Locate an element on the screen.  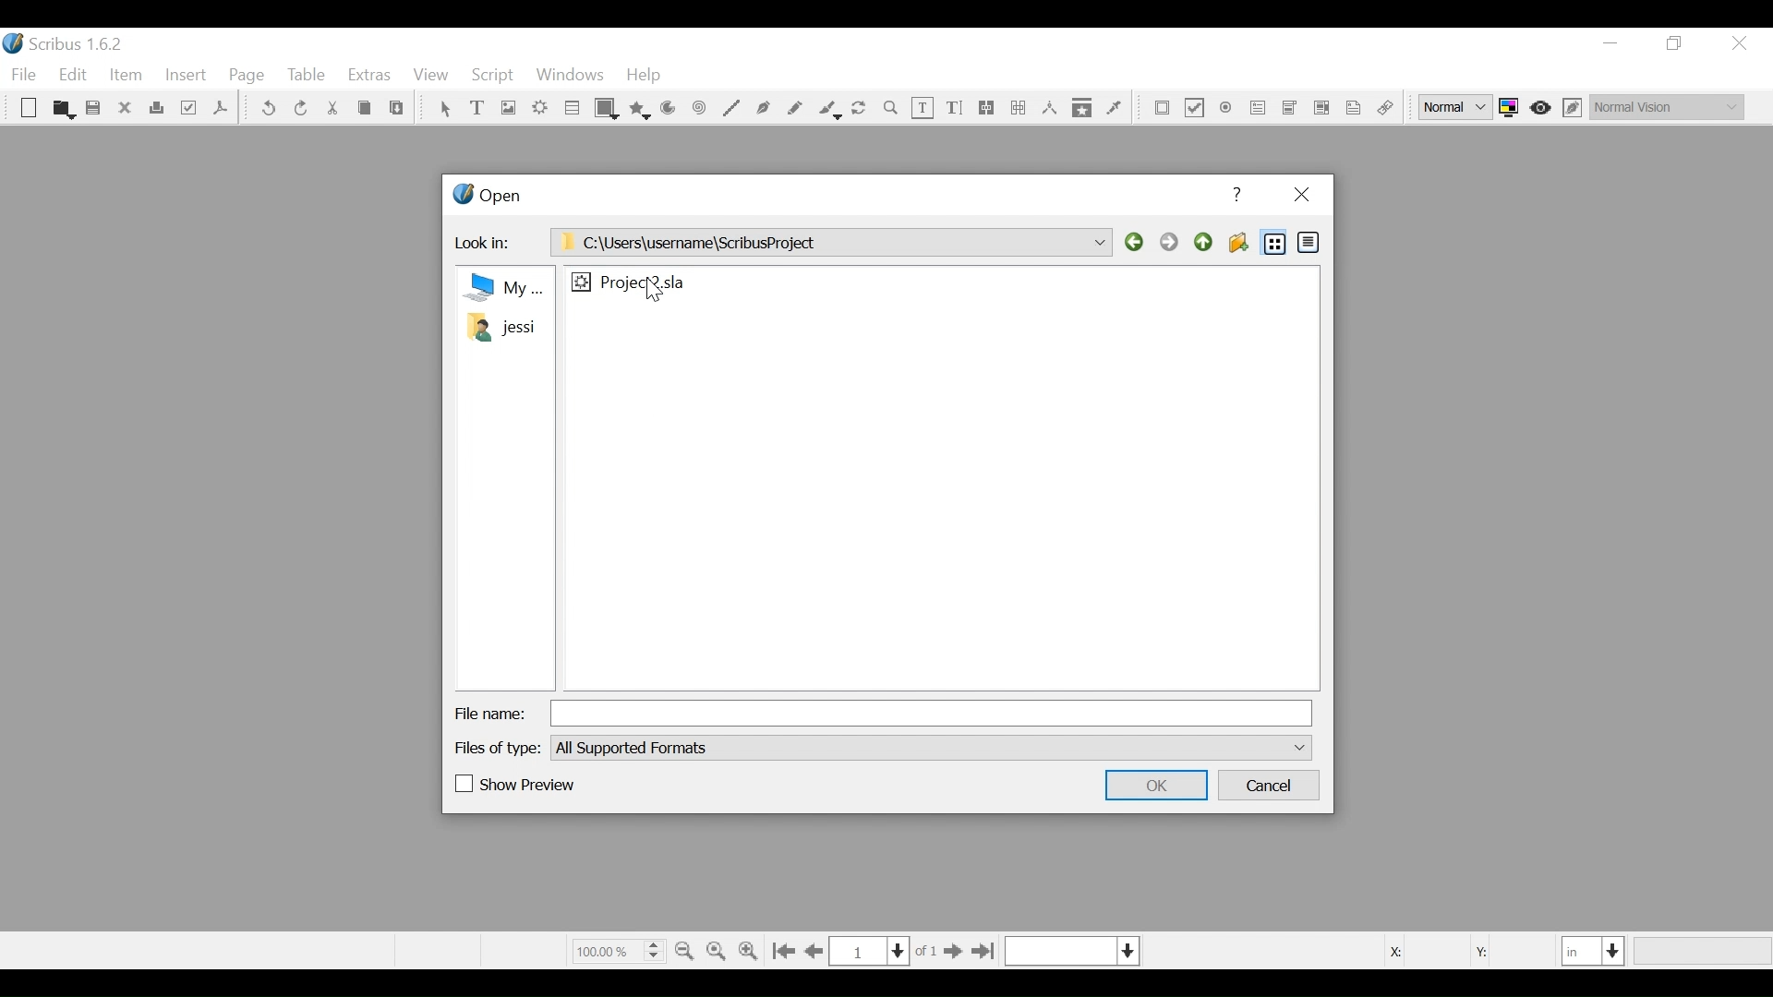
Look in is located at coordinates (489, 246).